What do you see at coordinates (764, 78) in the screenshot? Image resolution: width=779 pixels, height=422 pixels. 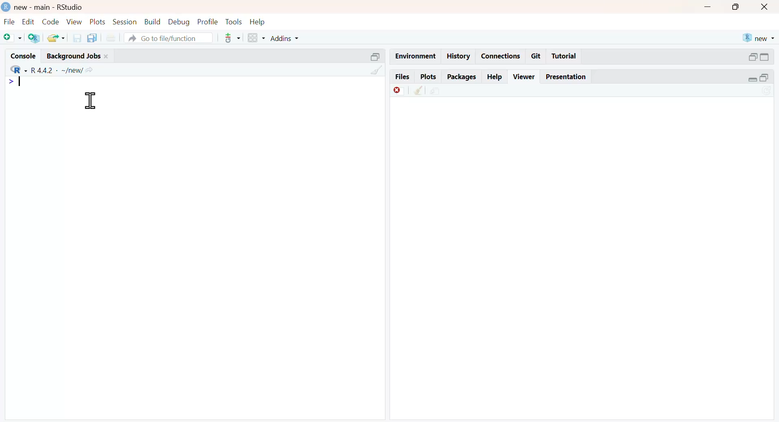 I see `open in separate window` at bounding box center [764, 78].